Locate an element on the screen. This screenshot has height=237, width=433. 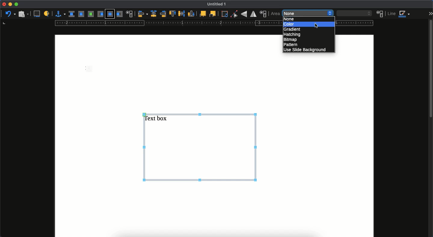
rotate horizontally  is located at coordinates (253, 14).